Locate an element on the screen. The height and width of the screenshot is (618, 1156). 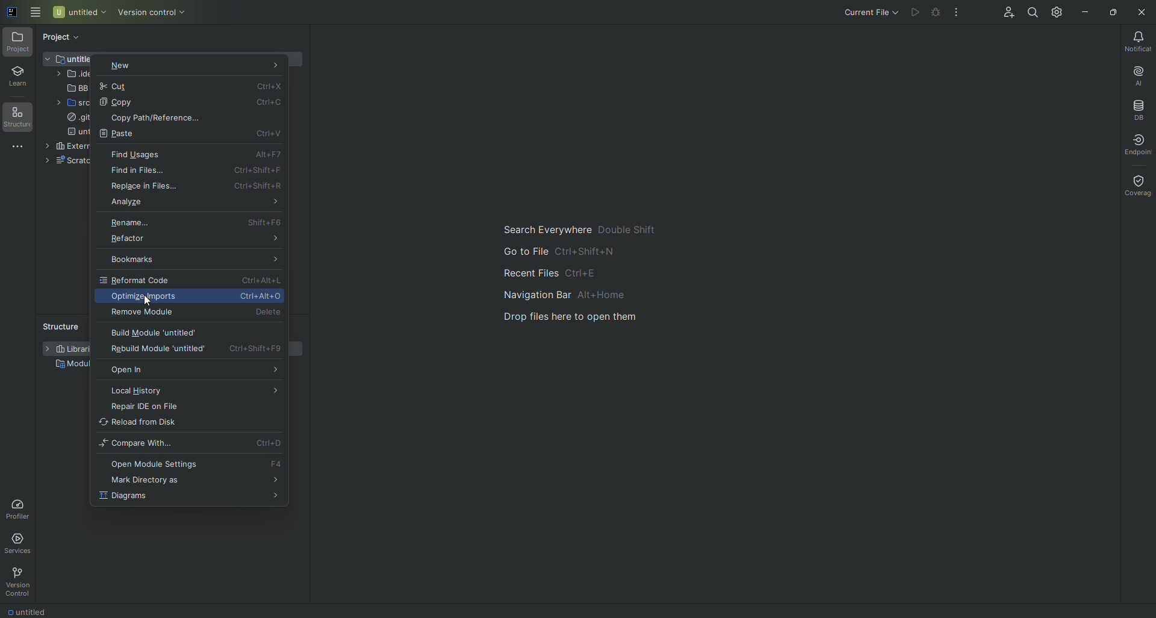
BB is located at coordinates (71, 89).